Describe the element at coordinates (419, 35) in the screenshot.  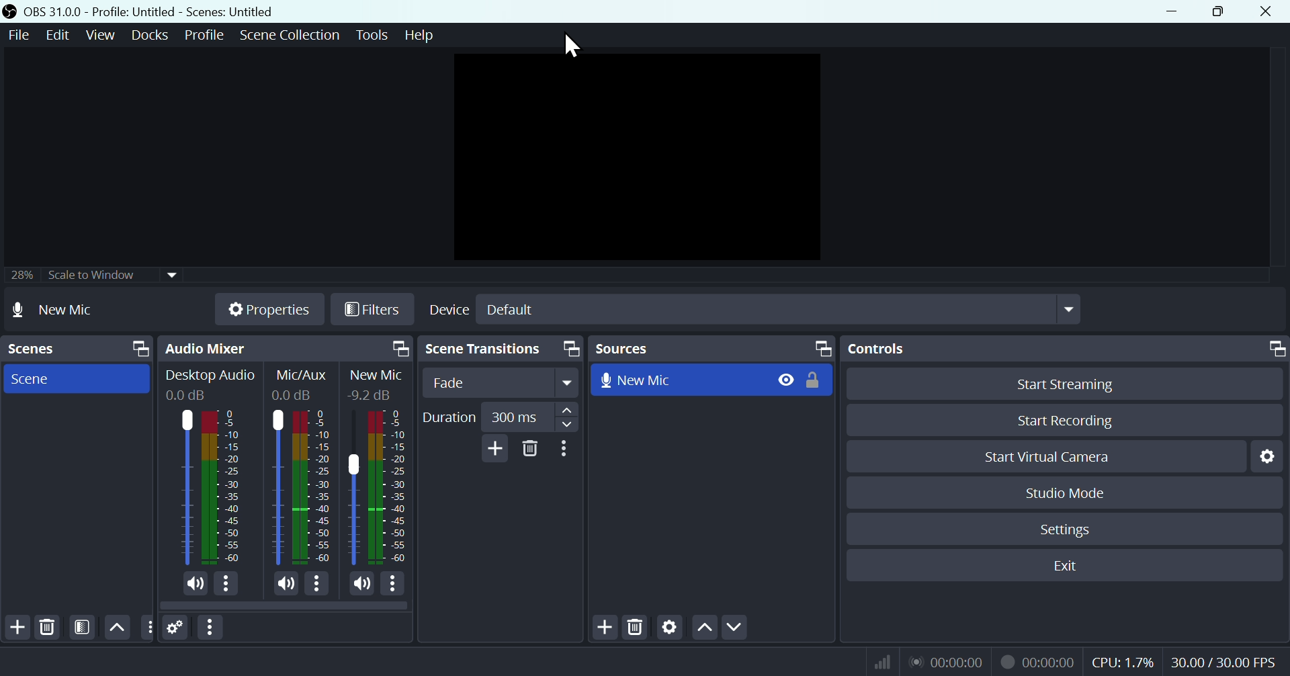
I see `help` at that location.